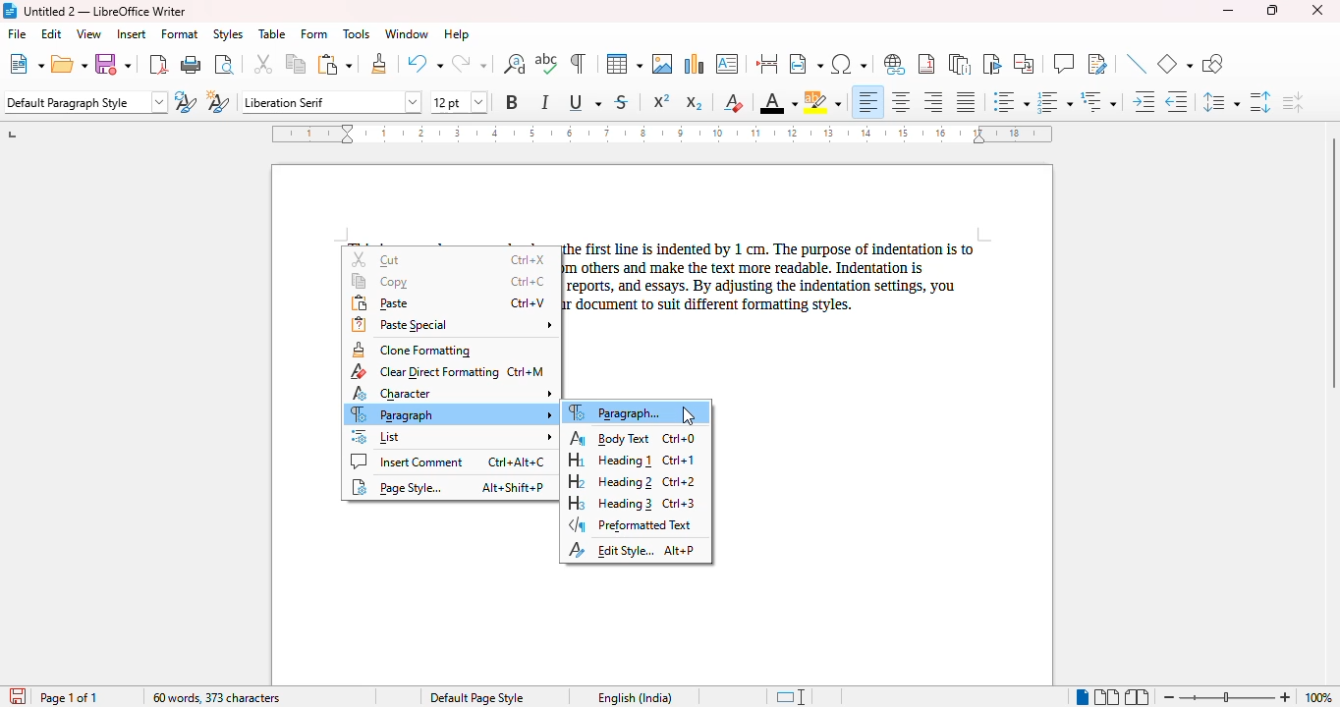 This screenshot has height=707, width=1340. Describe the element at coordinates (412, 350) in the screenshot. I see `clone formatting` at that location.